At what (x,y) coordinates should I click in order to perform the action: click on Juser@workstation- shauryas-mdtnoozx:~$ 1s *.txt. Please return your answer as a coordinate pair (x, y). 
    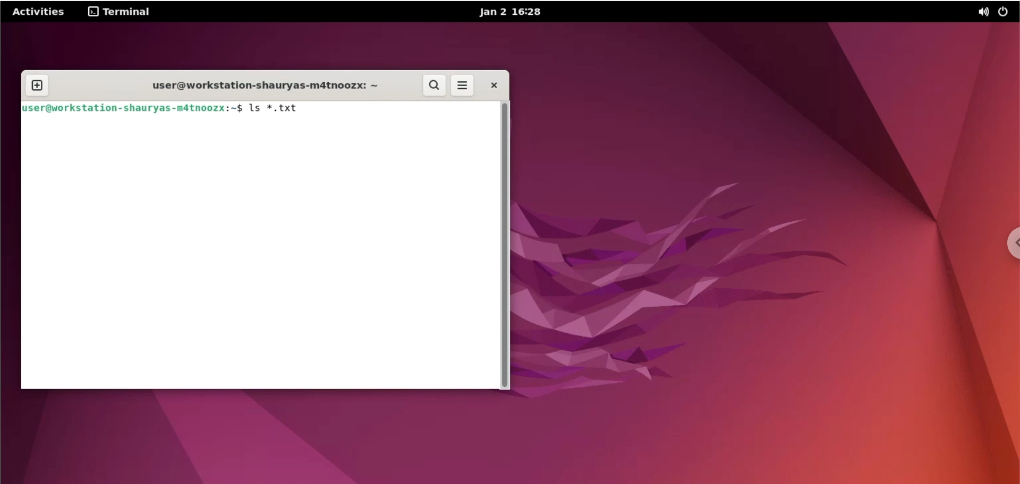
    Looking at the image, I should click on (193, 110).